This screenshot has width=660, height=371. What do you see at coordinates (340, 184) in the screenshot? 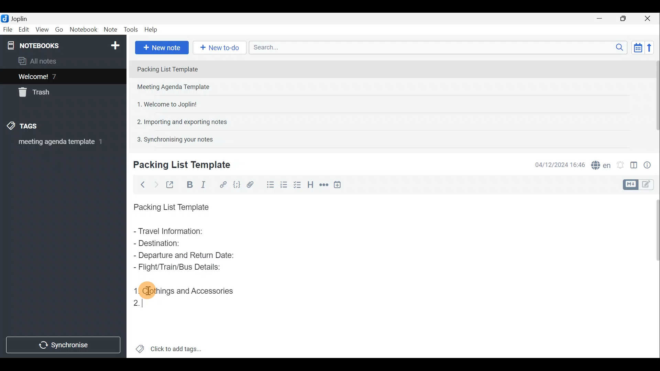
I see `Insert time` at bounding box center [340, 184].